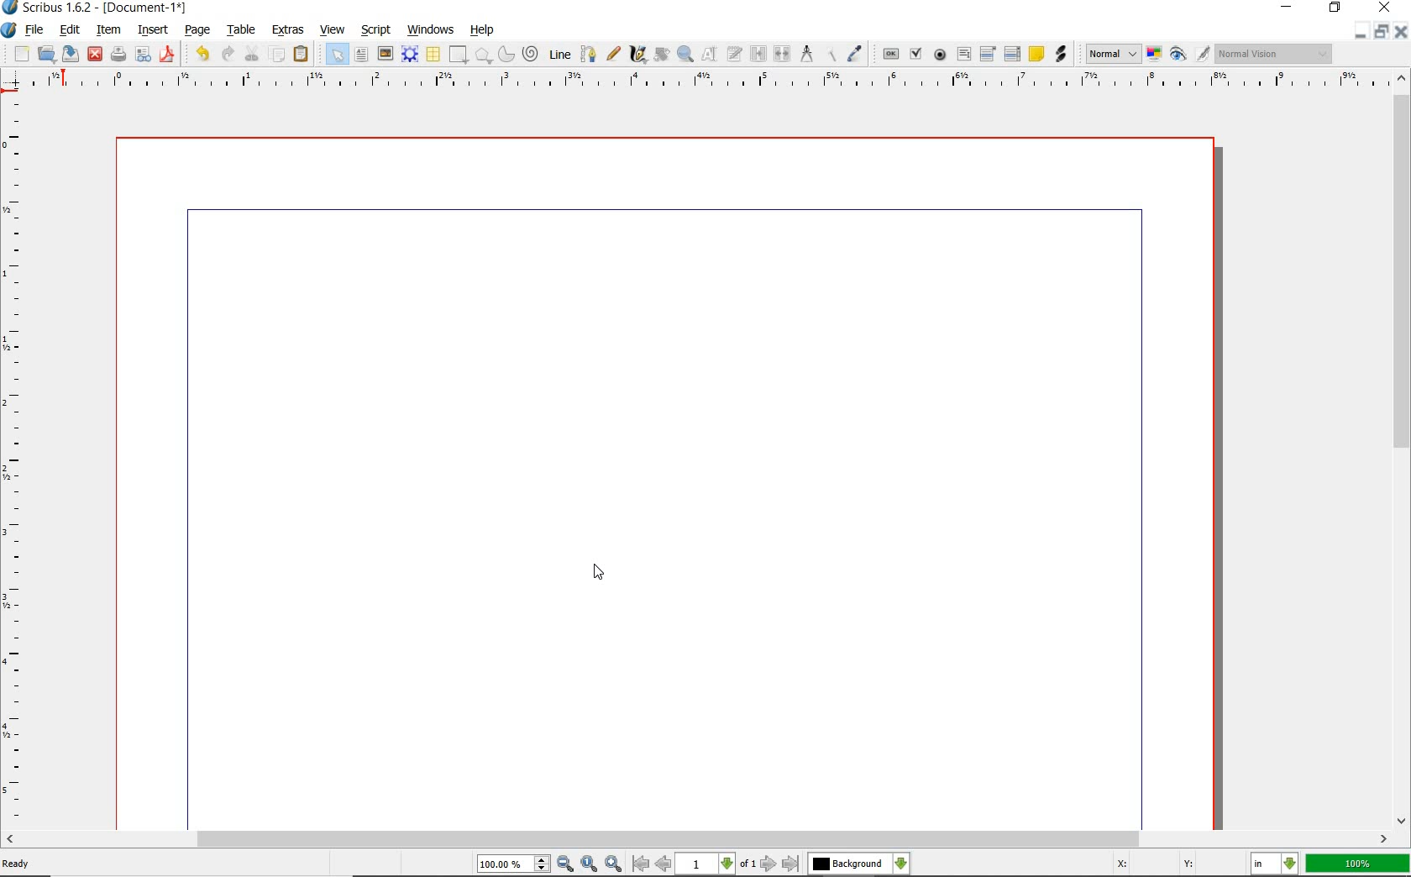  Describe the element at coordinates (484, 55) in the screenshot. I see `polygon` at that location.